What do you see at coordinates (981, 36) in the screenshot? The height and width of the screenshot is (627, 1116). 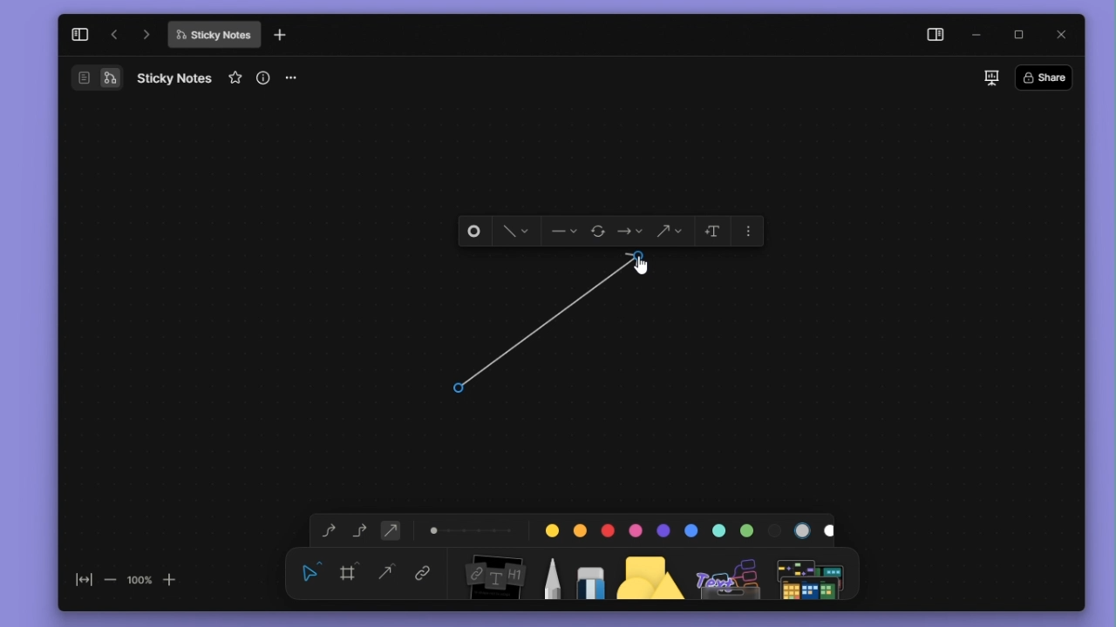 I see `minimize` at bounding box center [981, 36].